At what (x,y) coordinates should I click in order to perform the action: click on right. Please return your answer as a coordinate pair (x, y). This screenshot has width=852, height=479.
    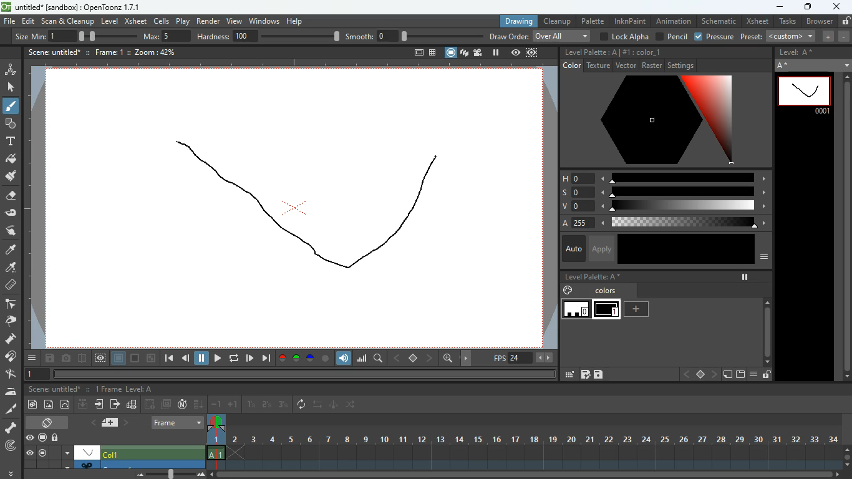
    Looking at the image, I should click on (714, 375).